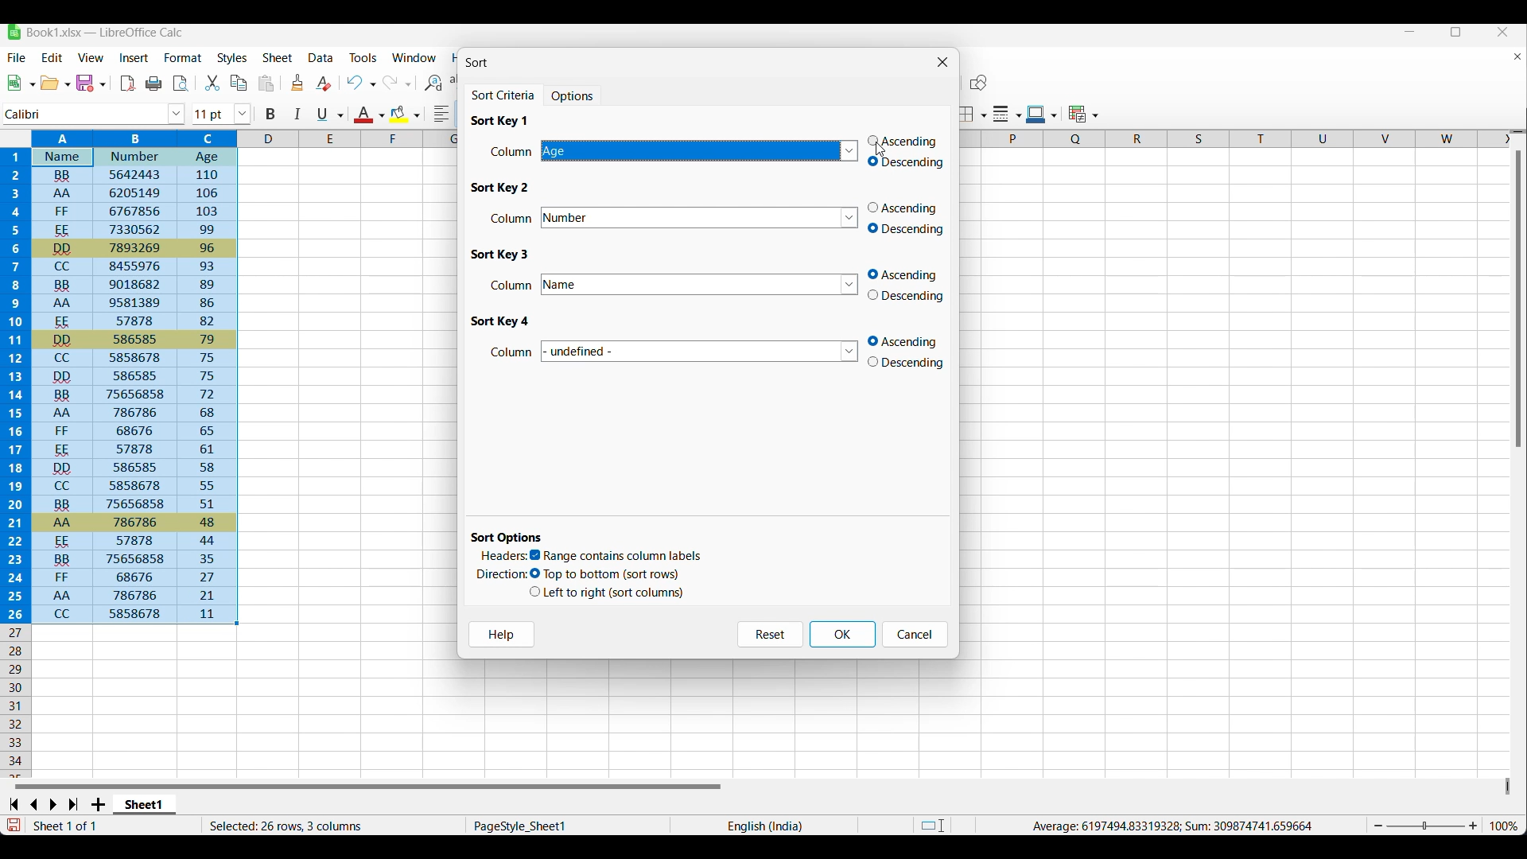 The height and width of the screenshot is (859, 1527). Describe the element at coordinates (134, 58) in the screenshot. I see `Insert menu` at that location.